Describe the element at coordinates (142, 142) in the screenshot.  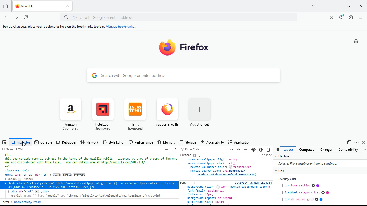
I see `performance` at that location.